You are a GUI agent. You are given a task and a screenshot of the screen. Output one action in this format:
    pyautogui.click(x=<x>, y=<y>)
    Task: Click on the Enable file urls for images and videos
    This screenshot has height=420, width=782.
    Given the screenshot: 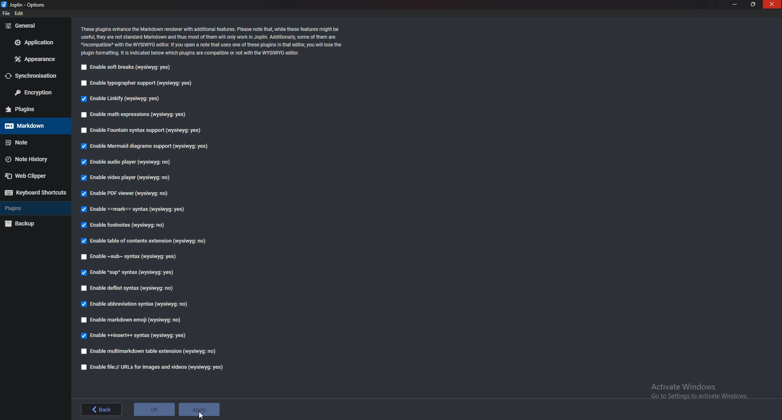 What is the action you would take?
    pyautogui.click(x=153, y=367)
    